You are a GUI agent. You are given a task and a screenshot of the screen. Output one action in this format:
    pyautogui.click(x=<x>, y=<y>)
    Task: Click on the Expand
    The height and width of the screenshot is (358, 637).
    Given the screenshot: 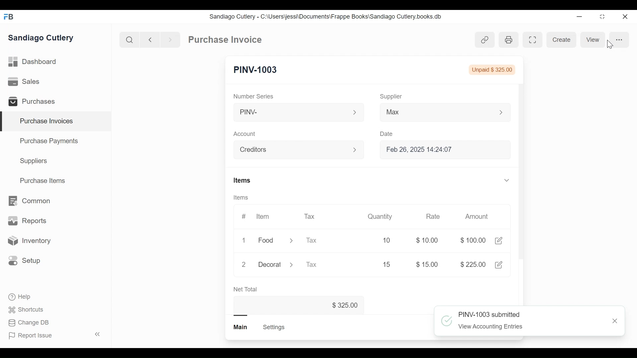 What is the action you would take?
    pyautogui.click(x=355, y=113)
    